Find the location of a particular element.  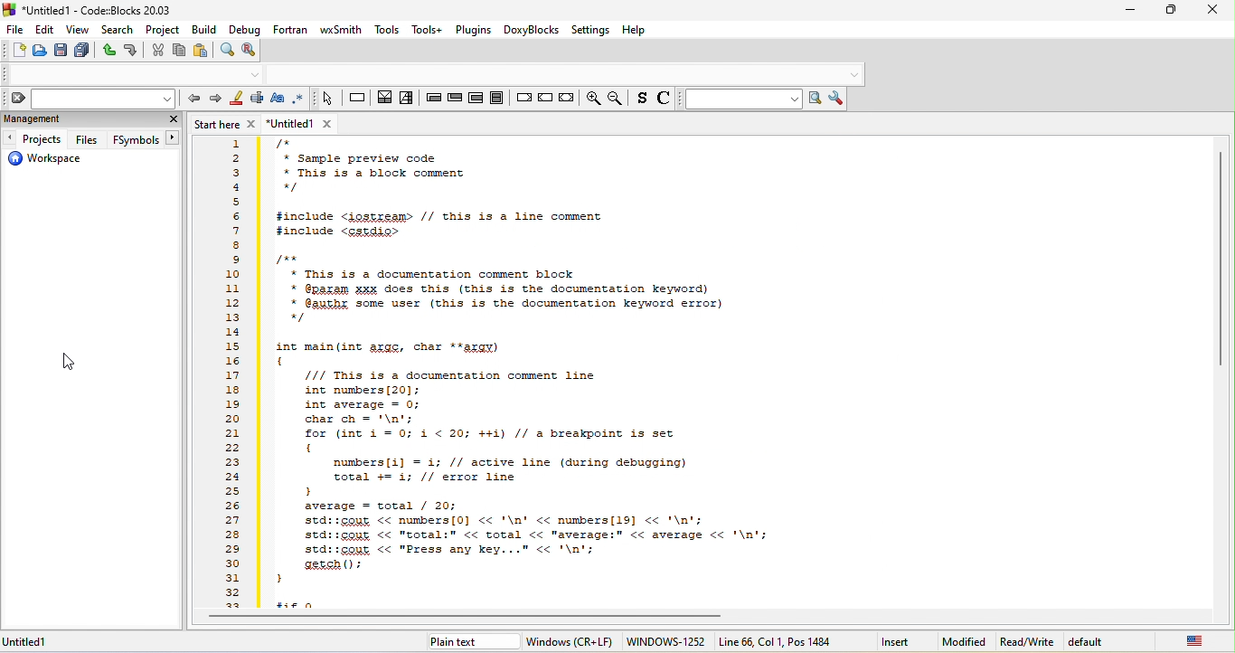

doxyblocks is located at coordinates (533, 31).